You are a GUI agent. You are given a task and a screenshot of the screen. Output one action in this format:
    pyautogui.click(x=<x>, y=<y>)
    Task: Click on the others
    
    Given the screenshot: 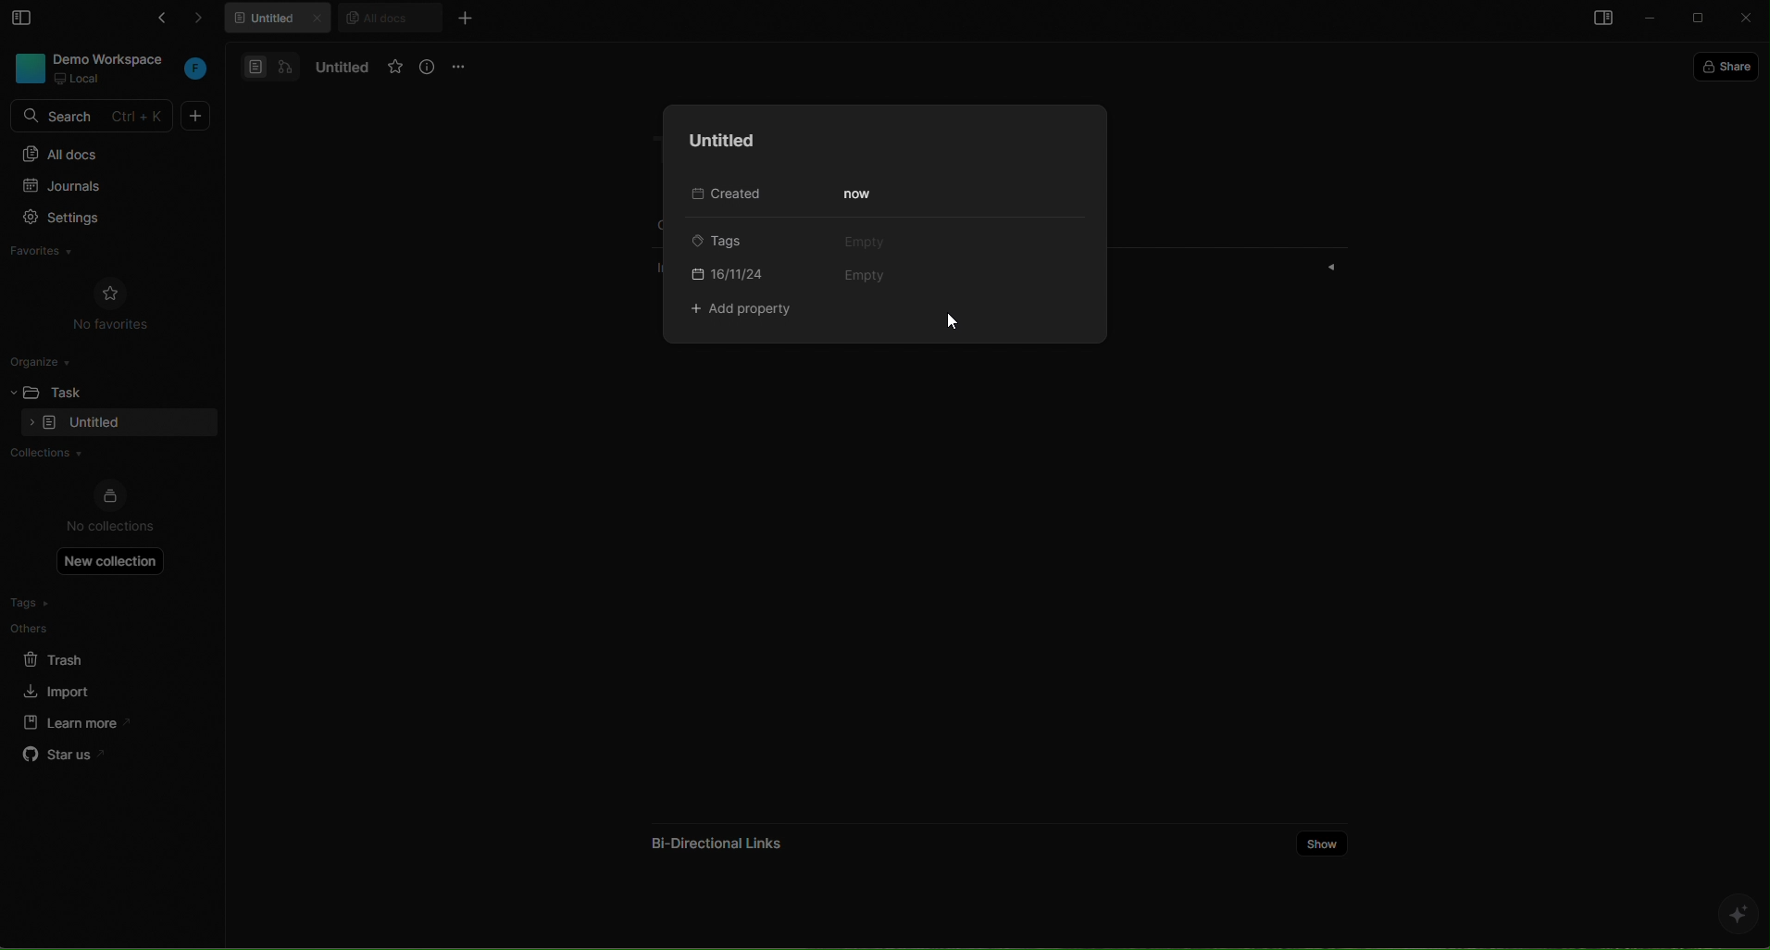 What is the action you would take?
    pyautogui.click(x=69, y=628)
    